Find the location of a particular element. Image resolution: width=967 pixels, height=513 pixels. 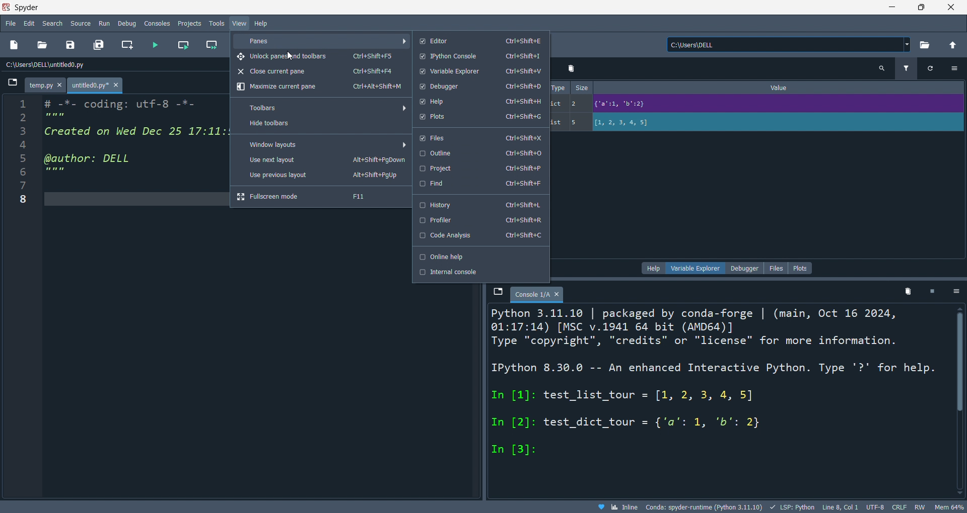

value is located at coordinates (782, 88).